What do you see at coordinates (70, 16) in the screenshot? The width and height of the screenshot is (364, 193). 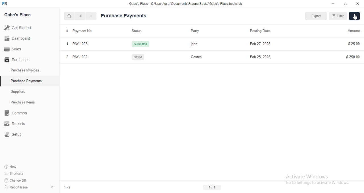 I see `search` at bounding box center [70, 16].